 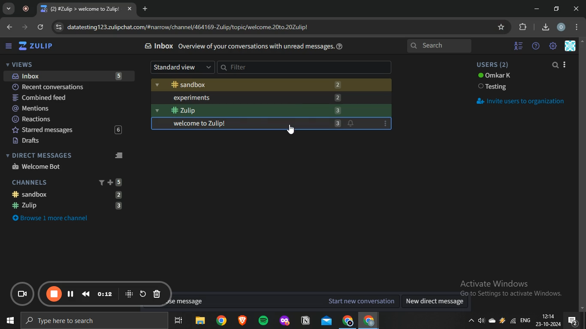 I want to click on show hidden icons, so click(x=471, y=323).